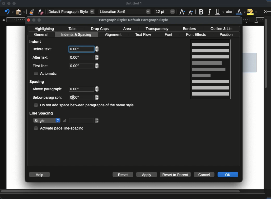  What do you see at coordinates (198, 35) in the screenshot?
I see `font effects` at bounding box center [198, 35].